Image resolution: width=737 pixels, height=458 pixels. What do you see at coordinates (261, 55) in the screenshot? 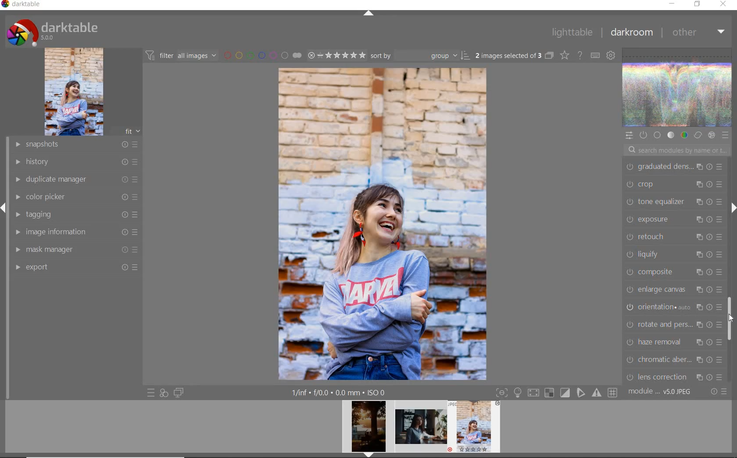
I see `filter by image color label` at bounding box center [261, 55].